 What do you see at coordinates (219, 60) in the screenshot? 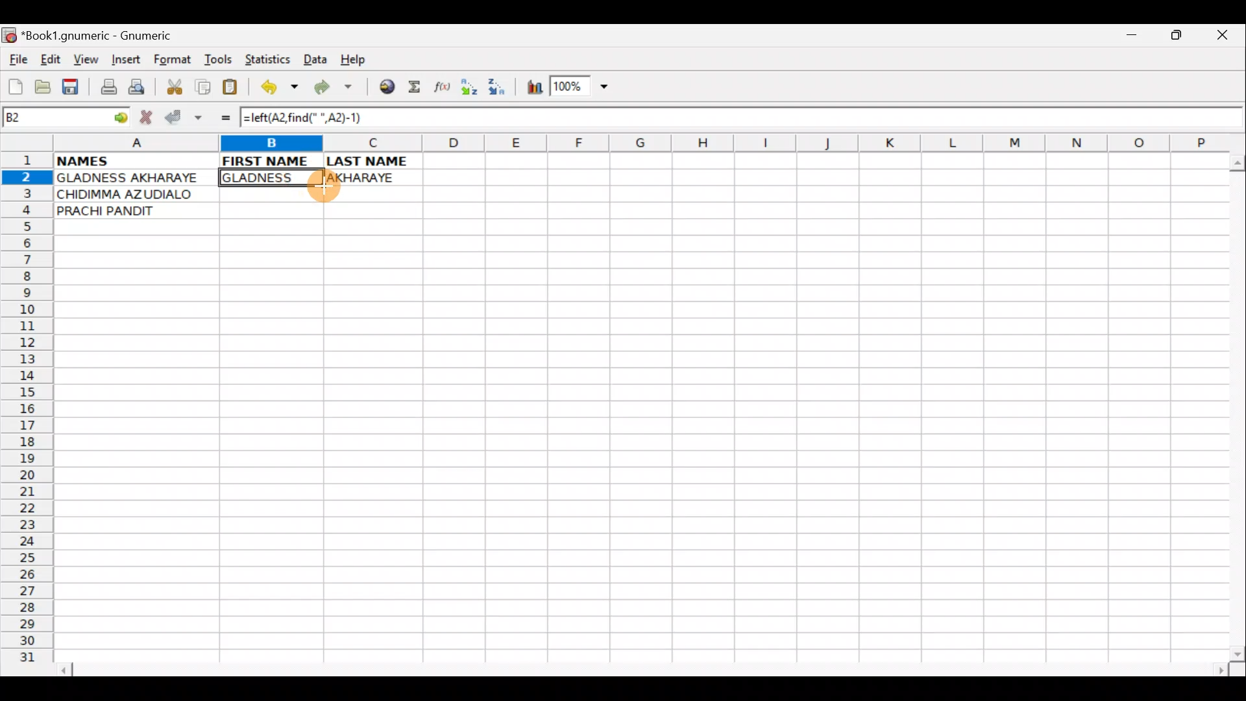
I see `Tools` at bounding box center [219, 60].